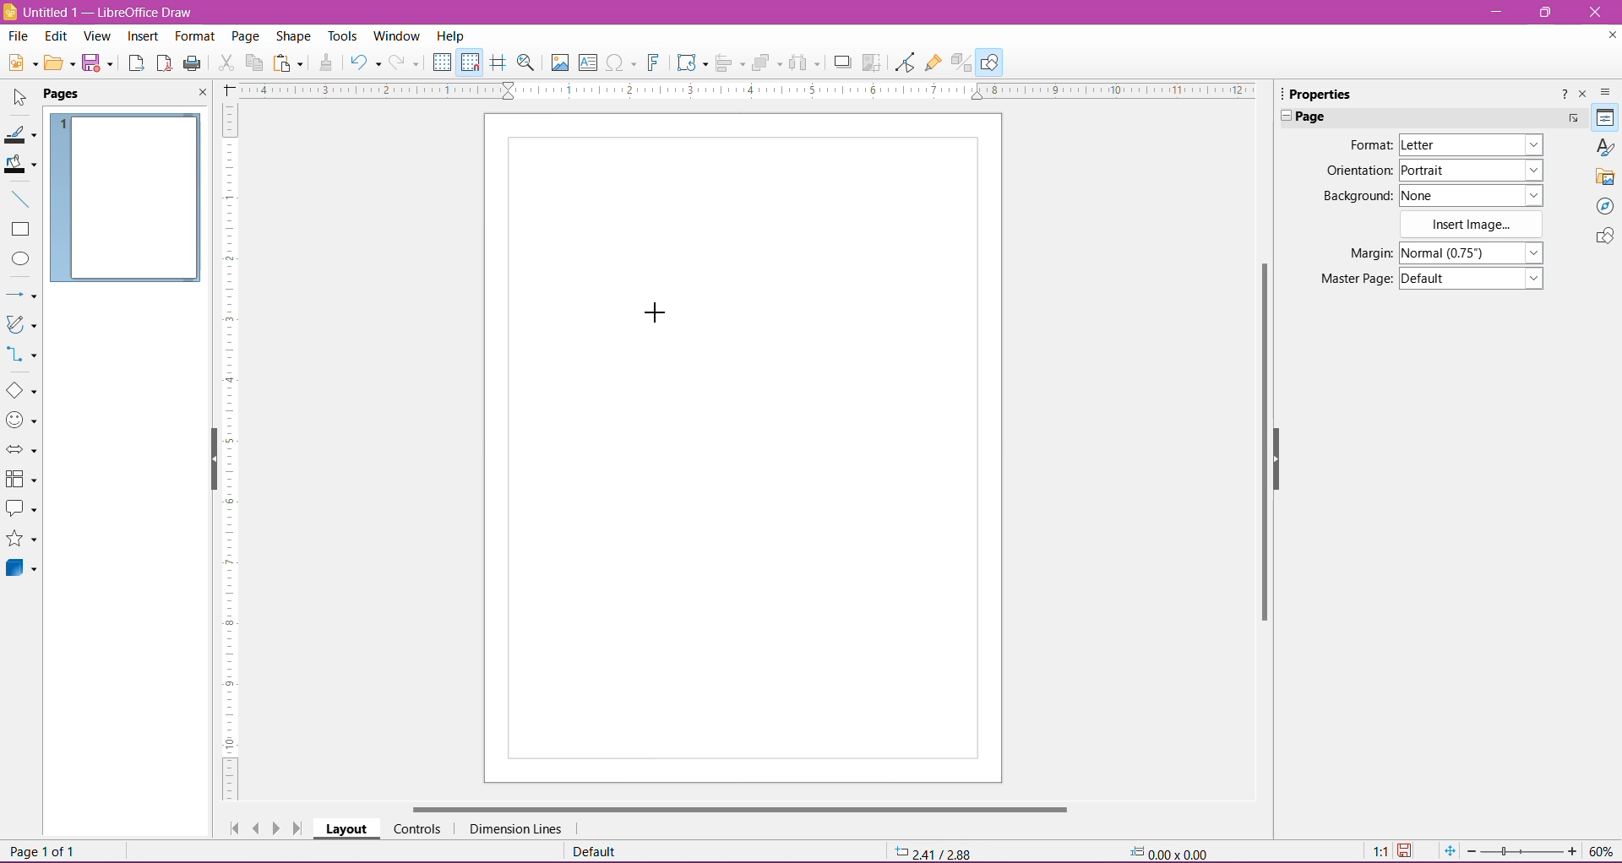  I want to click on Default, so click(599, 851).